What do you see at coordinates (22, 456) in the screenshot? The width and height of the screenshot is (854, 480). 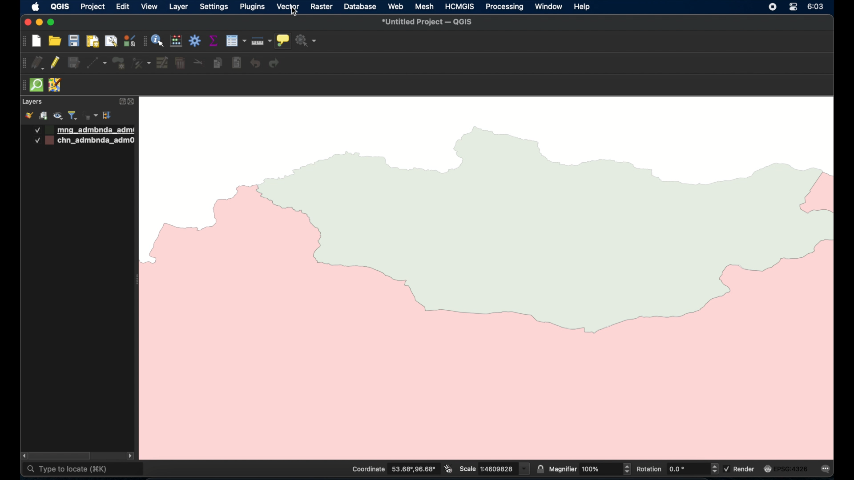 I see `scroll left arrow` at bounding box center [22, 456].